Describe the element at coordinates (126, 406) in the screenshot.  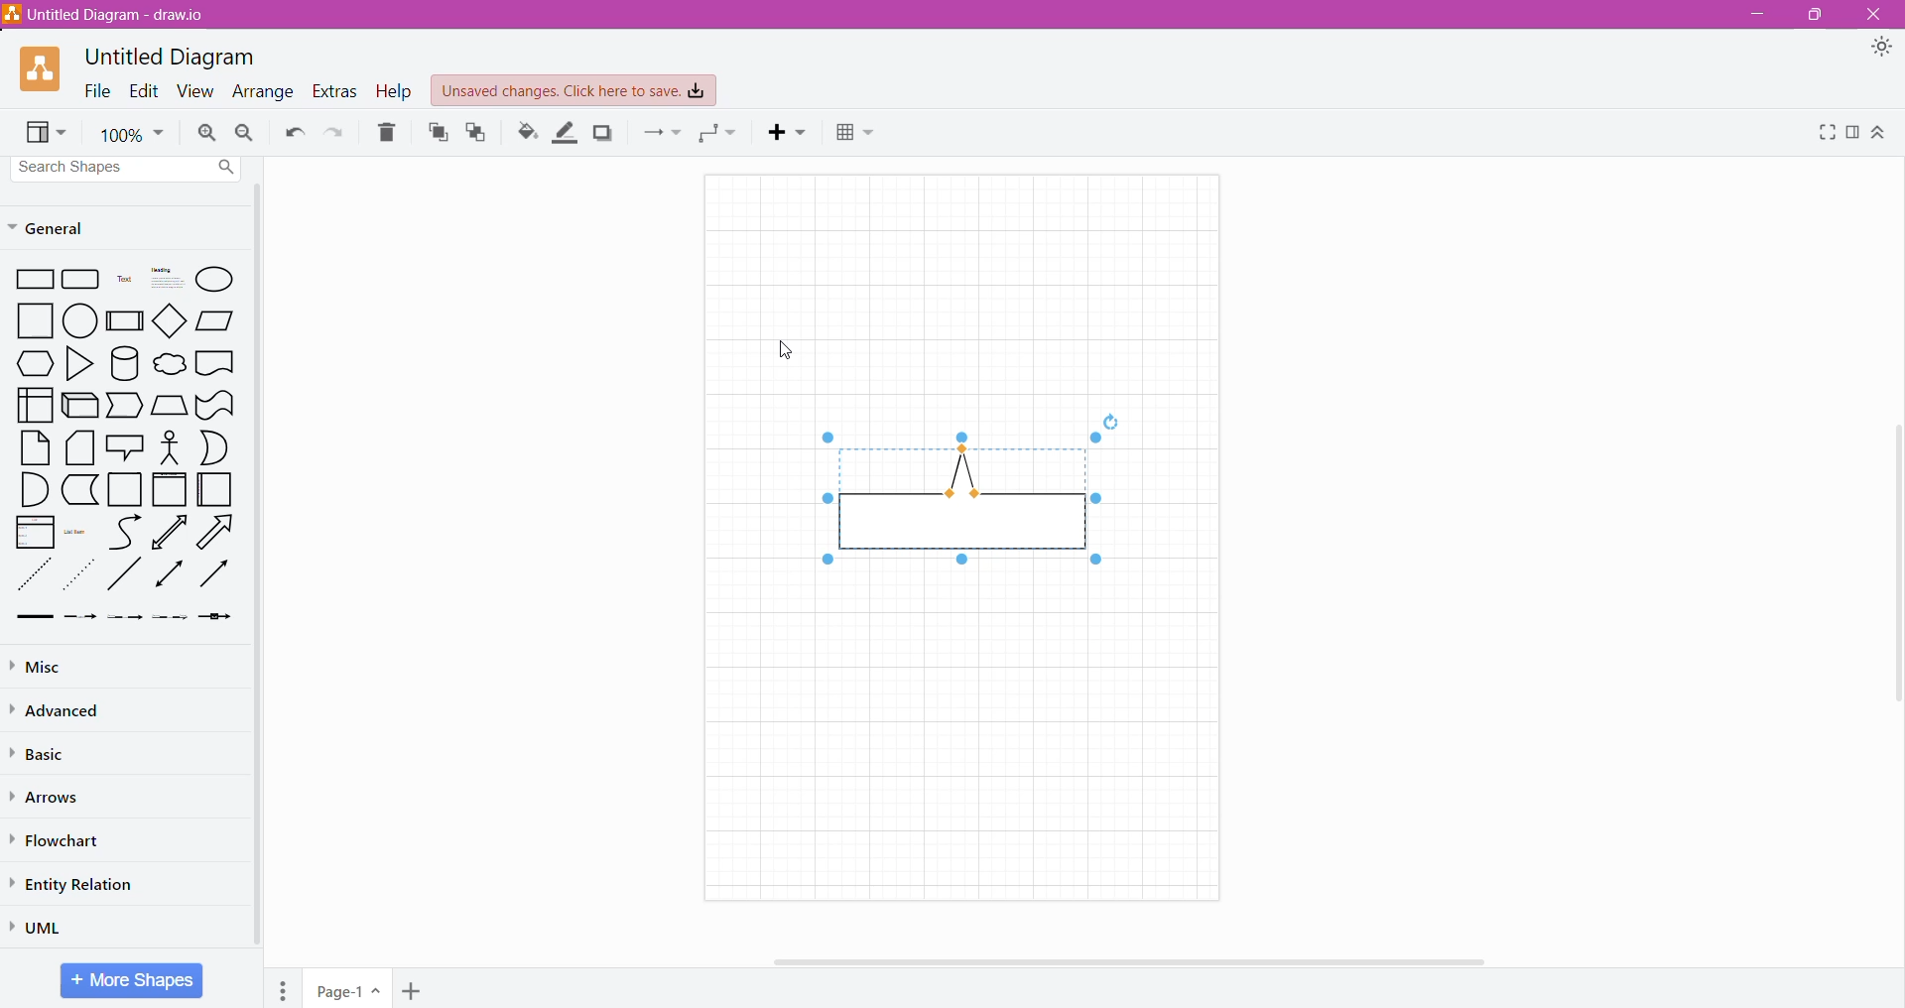
I see `Trapezoid ` at that location.